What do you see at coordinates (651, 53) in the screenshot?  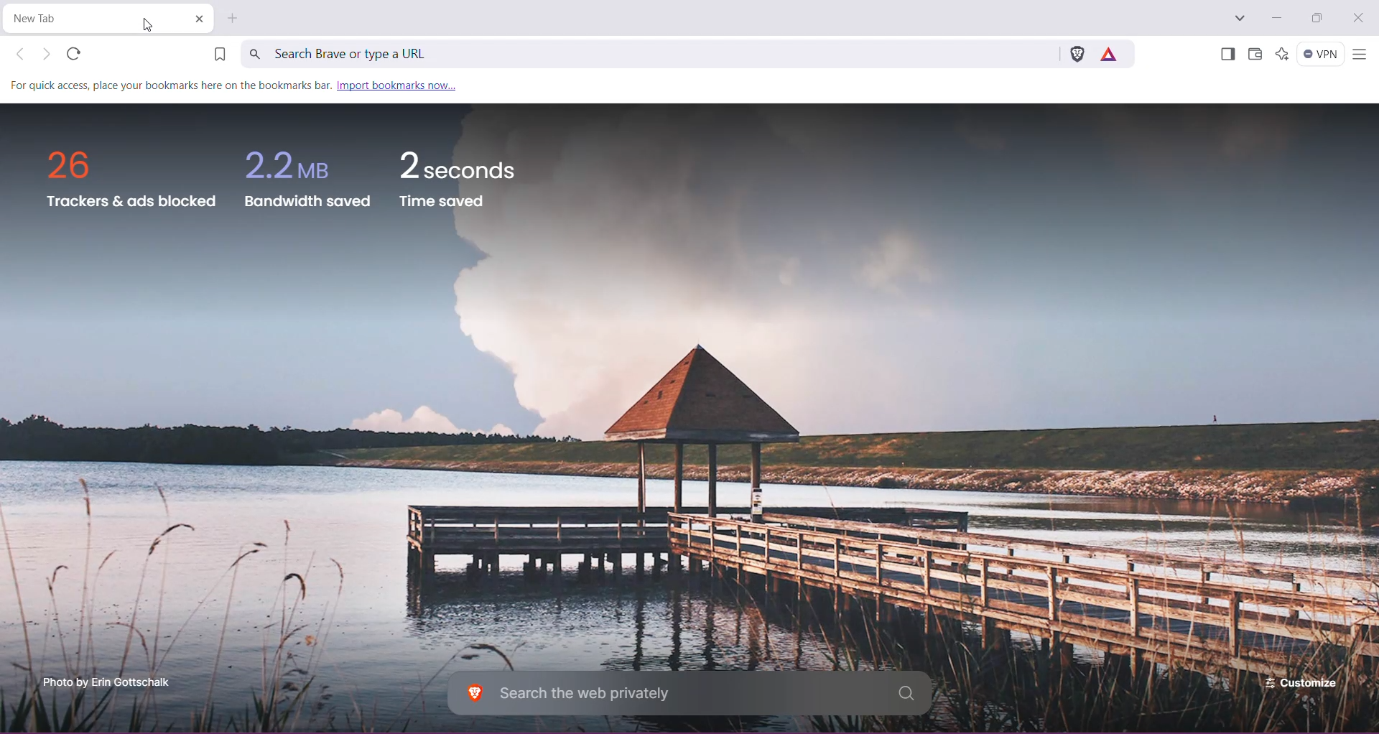 I see `Search Brave or type a URL` at bounding box center [651, 53].